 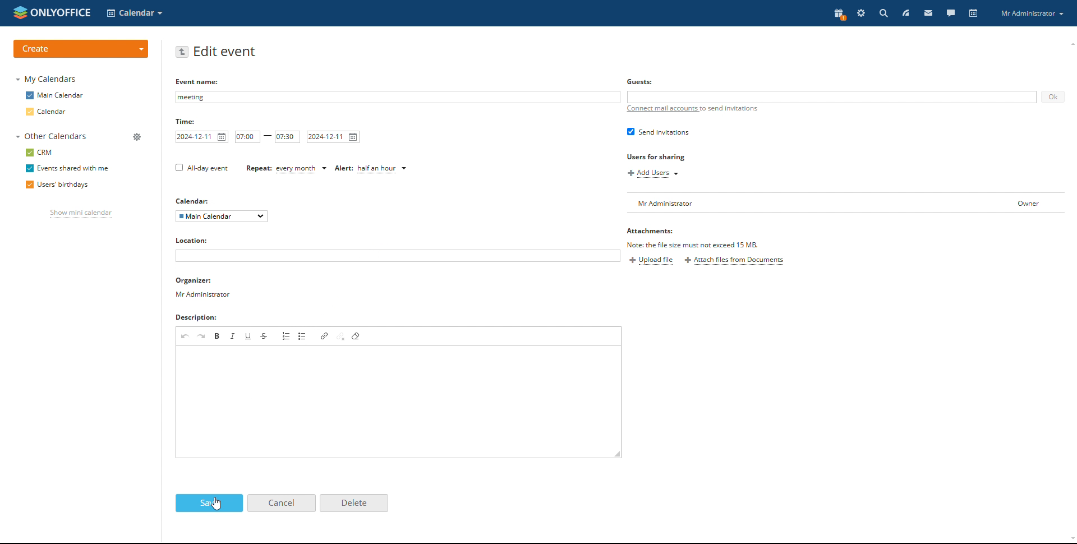 I want to click on insert/remove numbered list, so click(x=286, y=336).